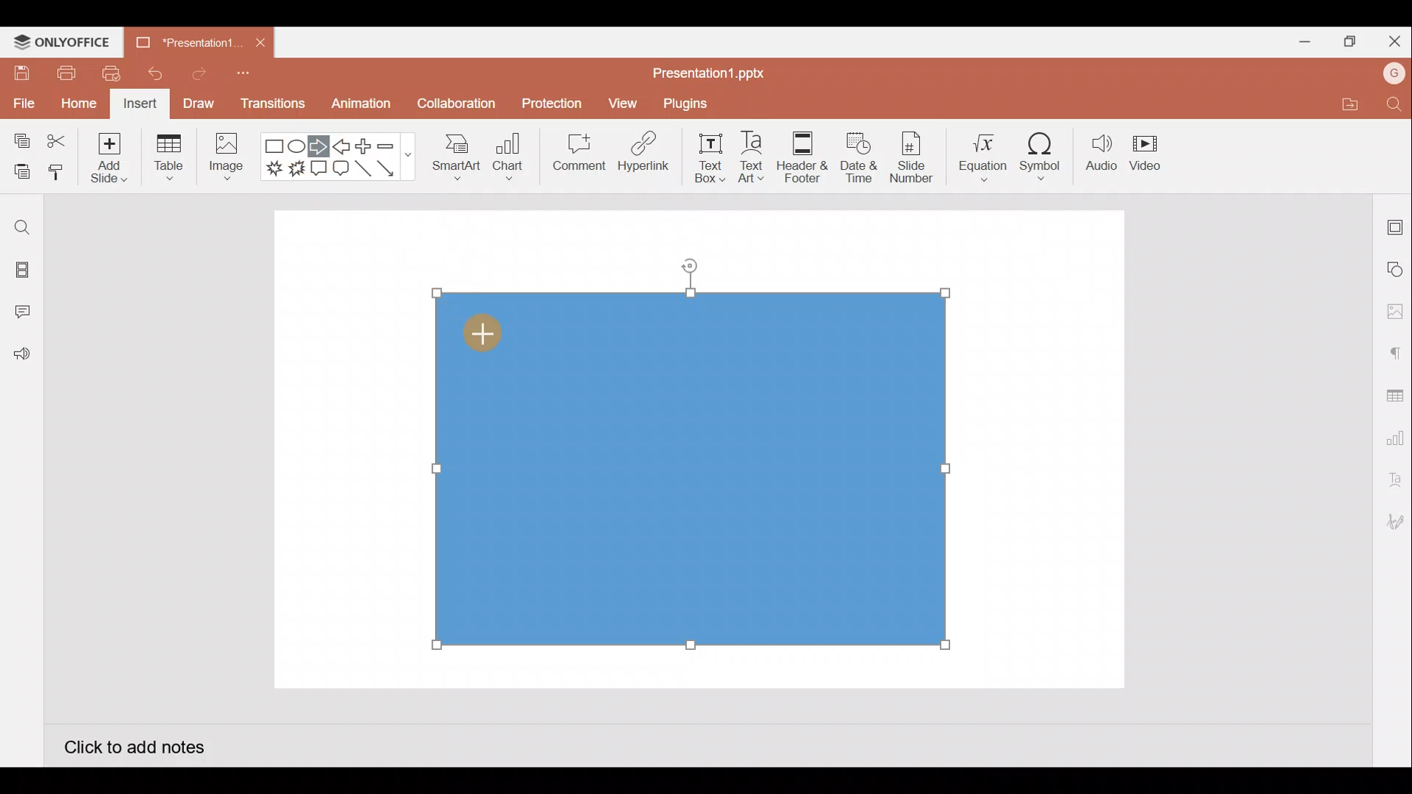 The image size is (1412, 794). I want to click on Collaboration, so click(454, 110).